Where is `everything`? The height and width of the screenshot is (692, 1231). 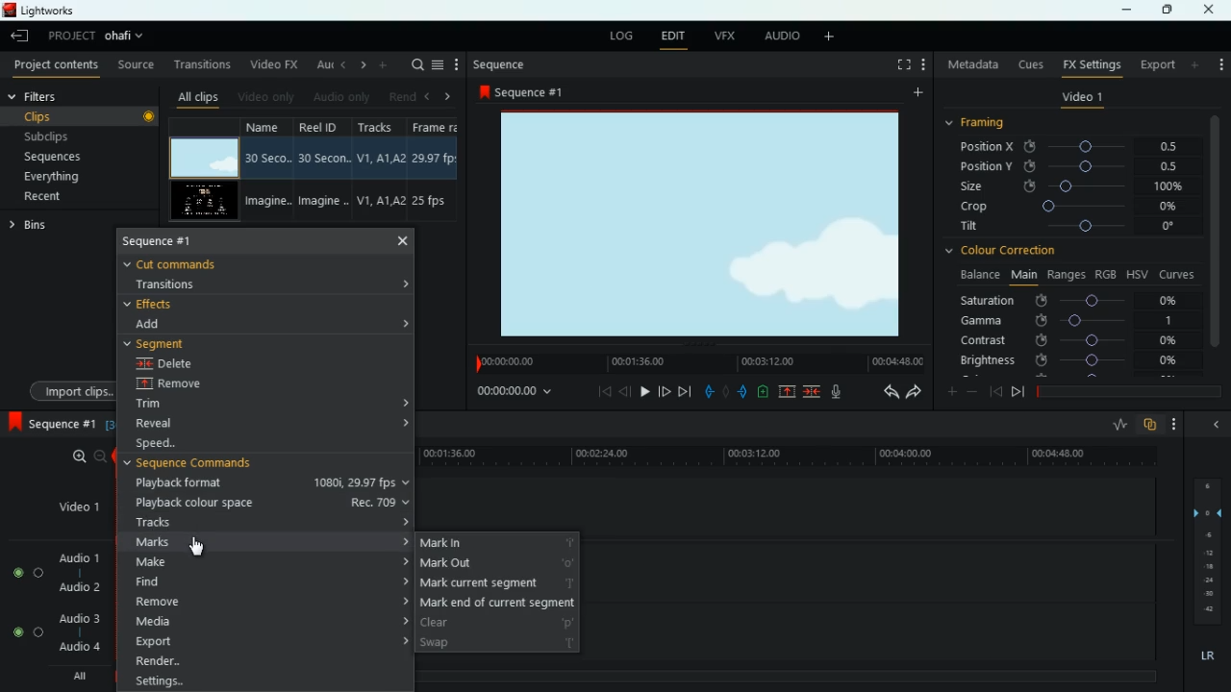
everything is located at coordinates (55, 179).